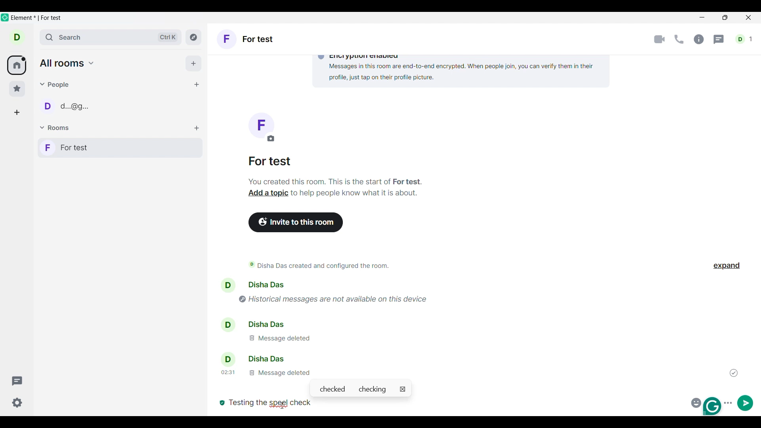 This screenshot has height=428, width=761. What do you see at coordinates (56, 128) in the screenshot?
I see `Rooms` at bounding box center [56, 128].